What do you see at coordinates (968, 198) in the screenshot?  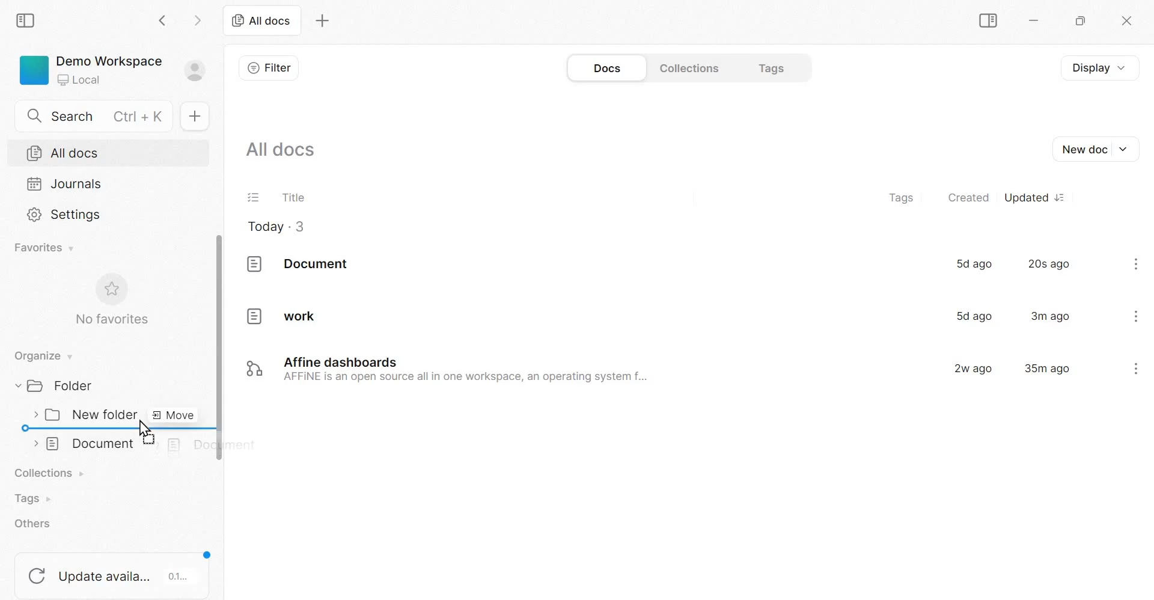 I see `created` at bounding box center [968, 198].